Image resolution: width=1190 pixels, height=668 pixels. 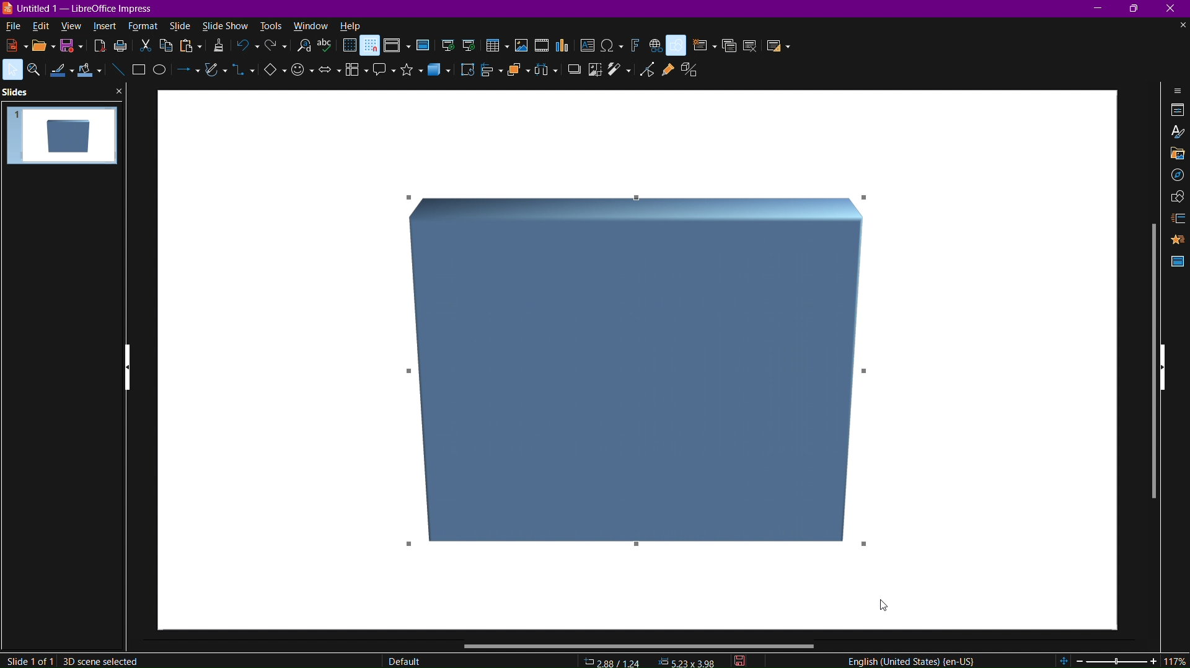 I want to click on Copy Formatting, so click(x=218, y=48).